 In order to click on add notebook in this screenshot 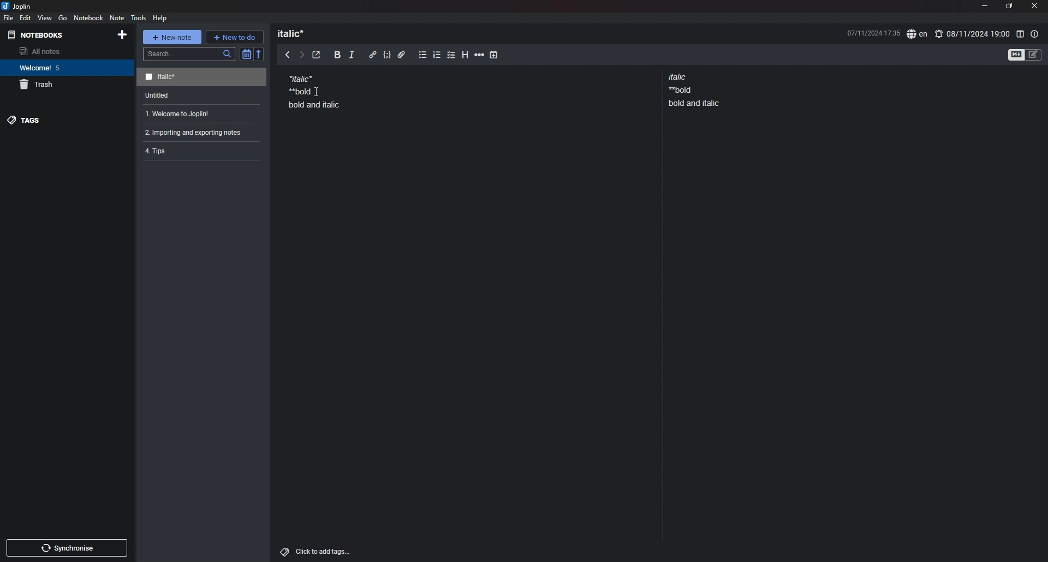, I will do `click(121, 34)`.